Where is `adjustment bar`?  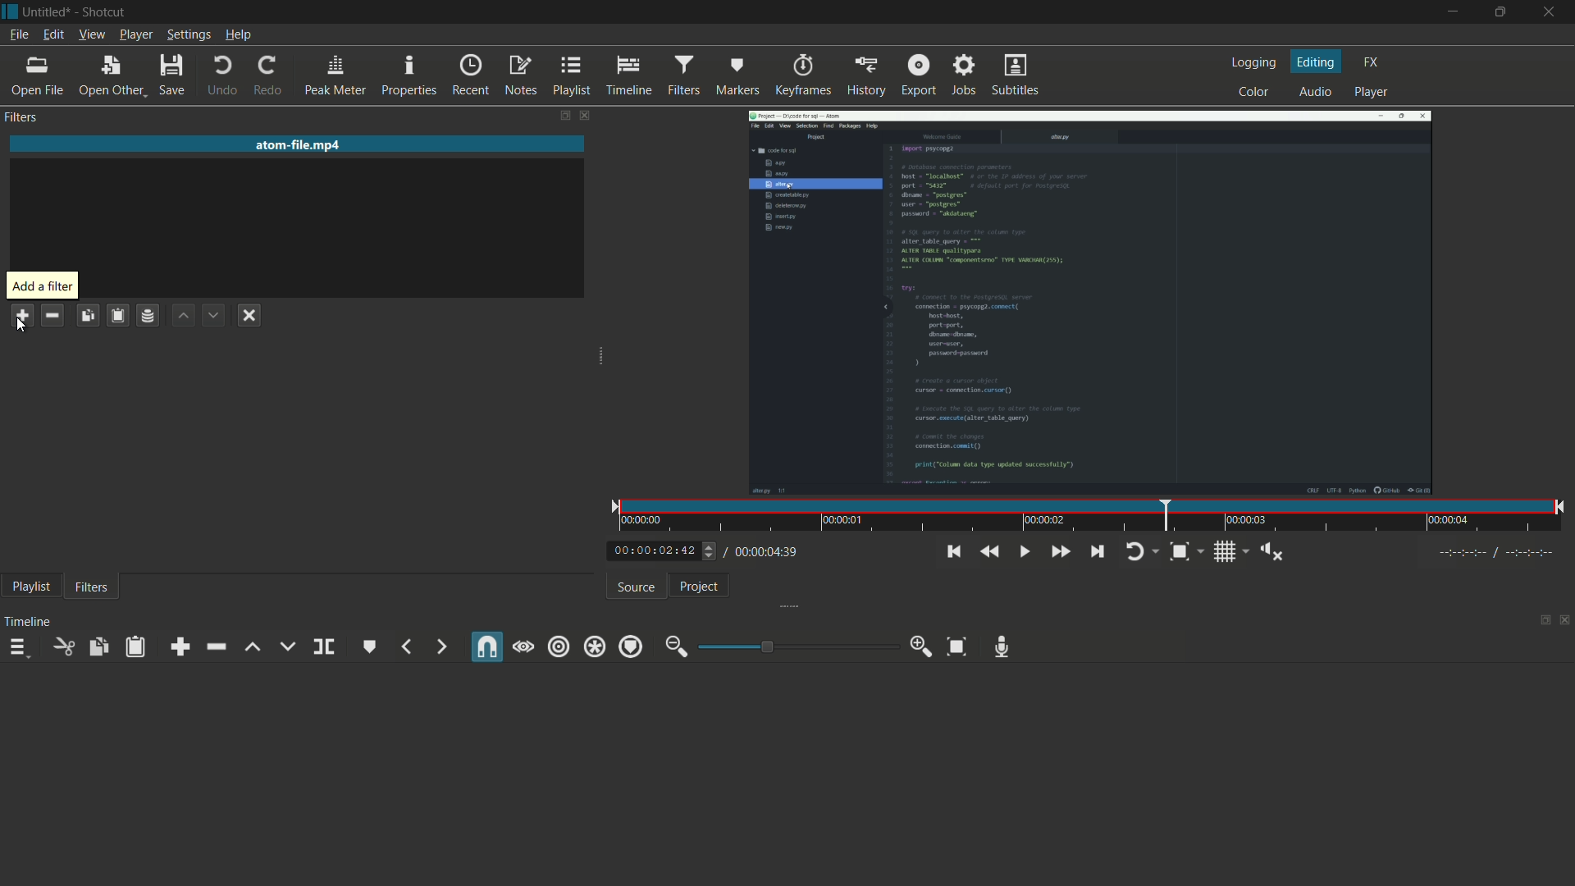
adjustment bar is located at coordinates (794, 646).